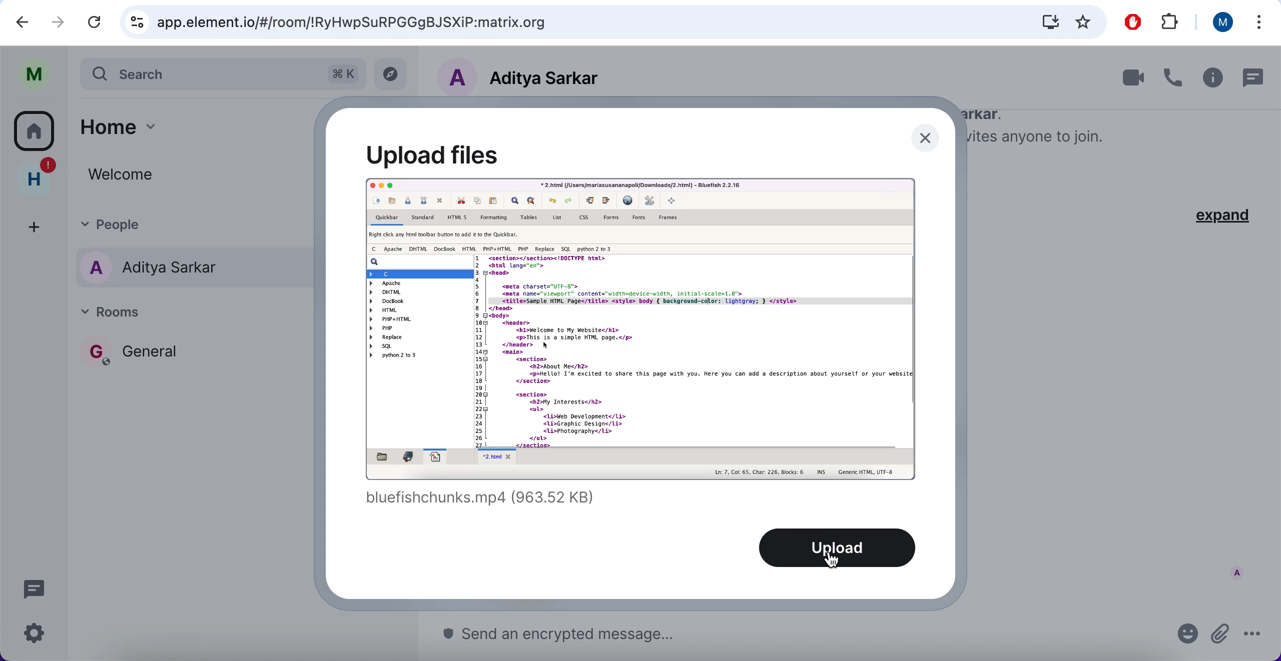 The image size is (1281, 661). Describe the element at coordinates (191, 224) in the screenshot. I see `people` at that location.